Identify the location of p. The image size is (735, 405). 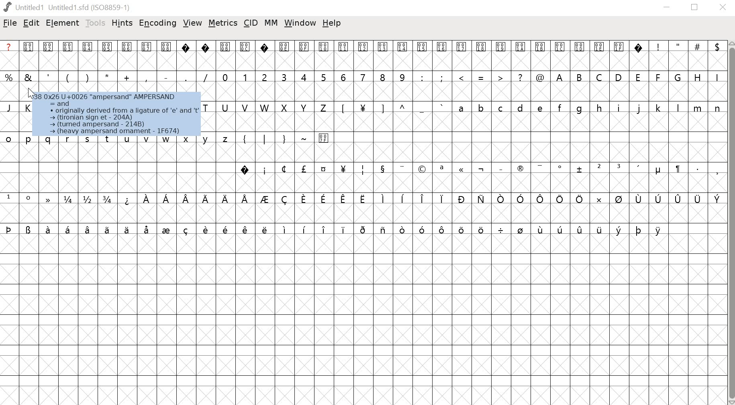
(30, 140).